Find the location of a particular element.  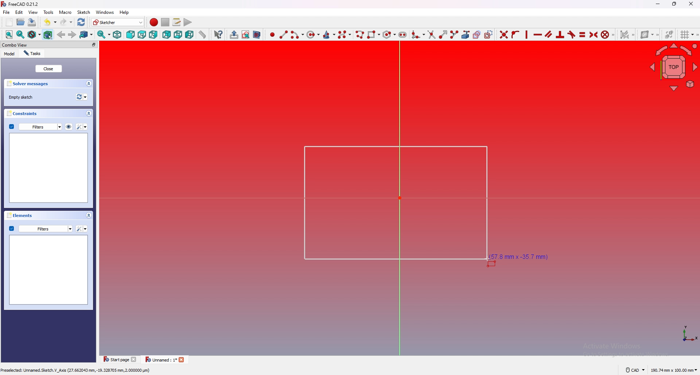

save is located at coordinates (32, 23).